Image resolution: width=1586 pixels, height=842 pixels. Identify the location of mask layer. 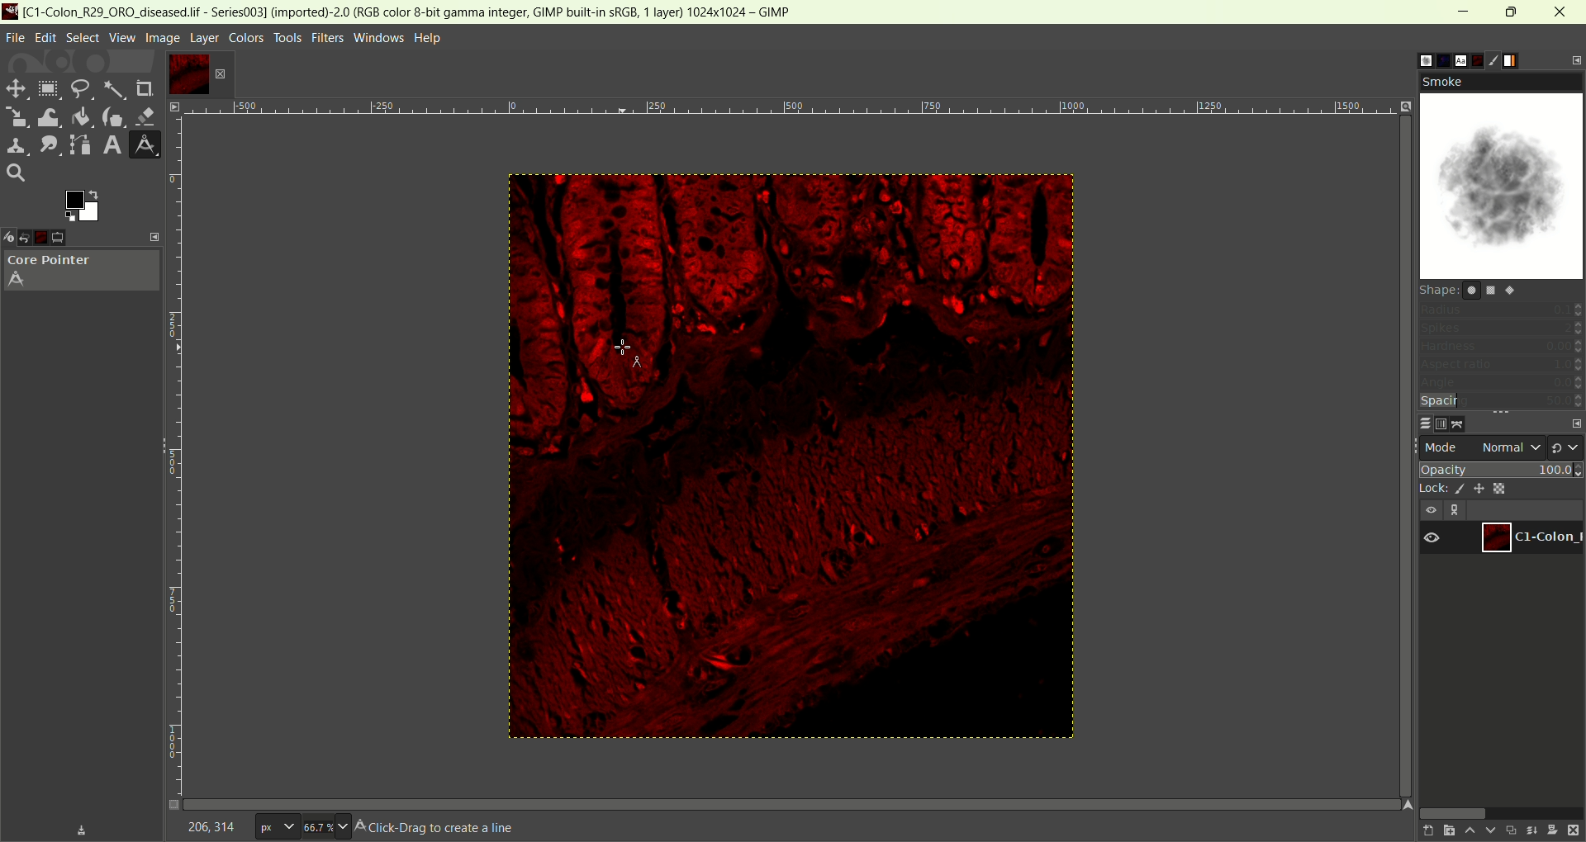
(1552, 831).